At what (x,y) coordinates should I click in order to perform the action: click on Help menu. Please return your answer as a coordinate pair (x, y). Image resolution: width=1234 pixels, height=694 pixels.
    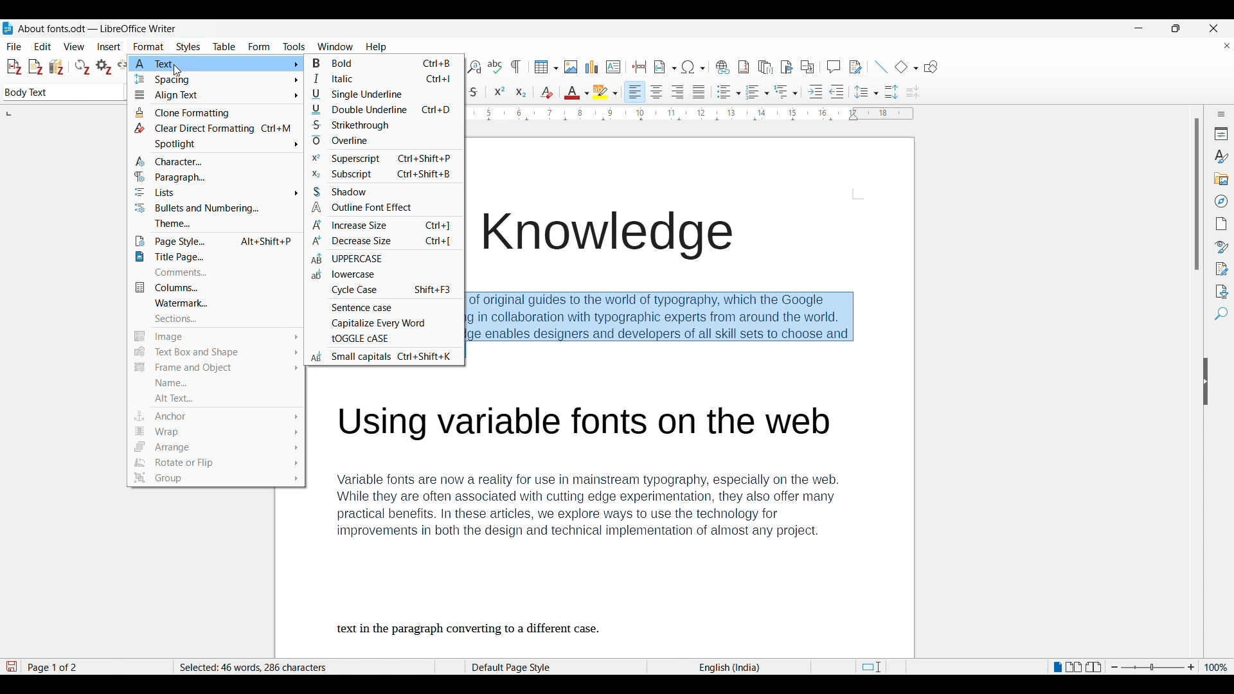
    Looking at the image, I should click on (376, 47).